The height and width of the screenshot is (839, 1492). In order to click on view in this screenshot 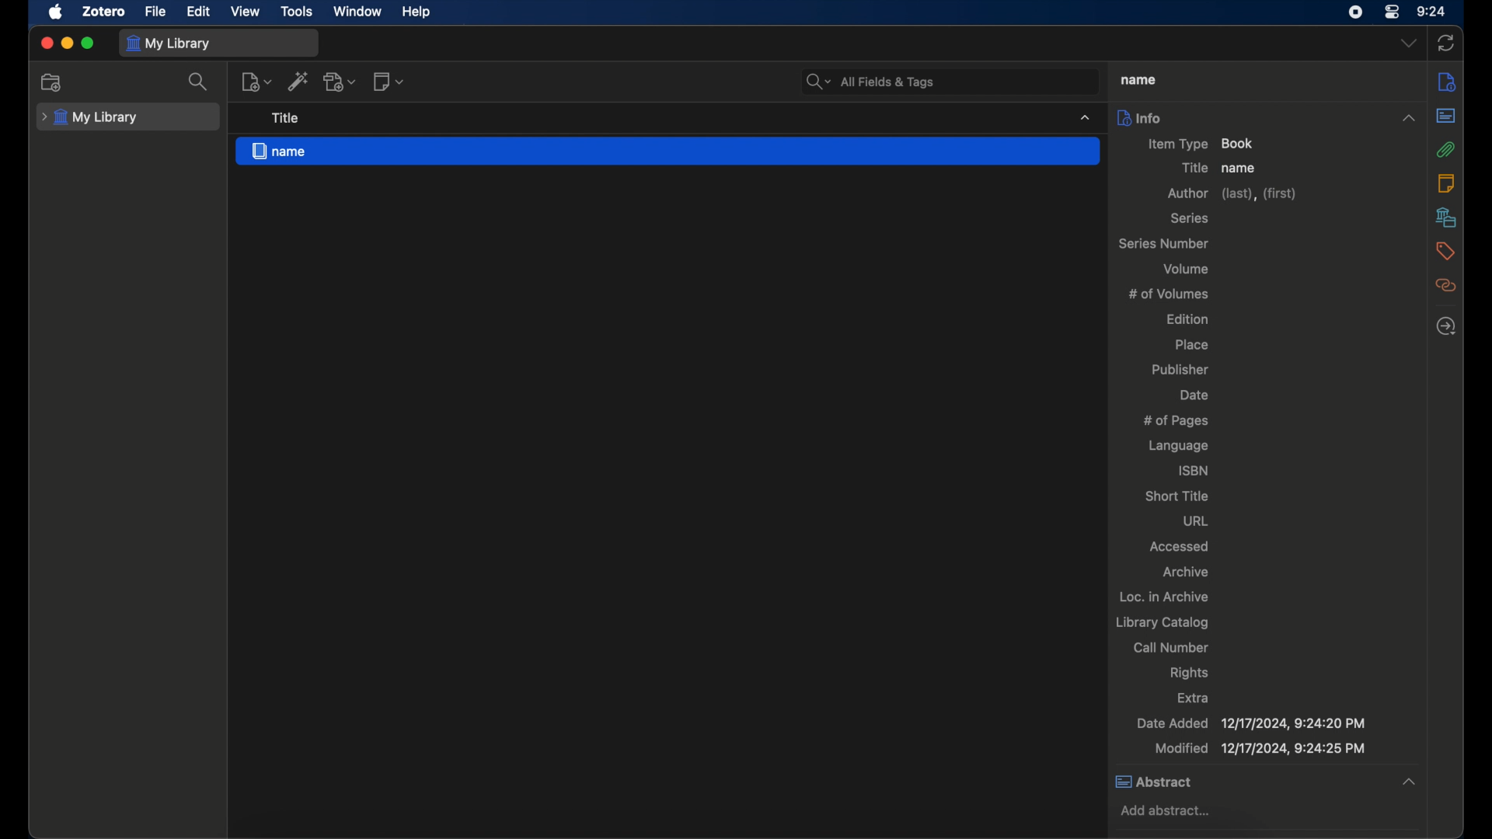, I will do `click(244, 12)`.